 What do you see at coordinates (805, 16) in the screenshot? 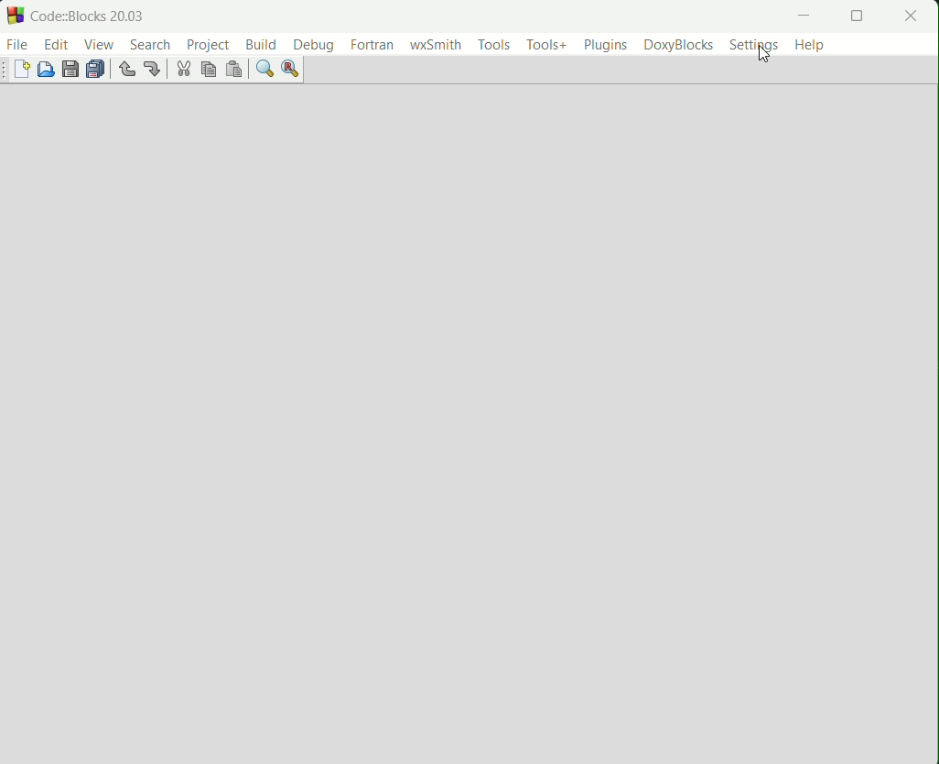
I see `minimize` at bounding box center [805, 16].